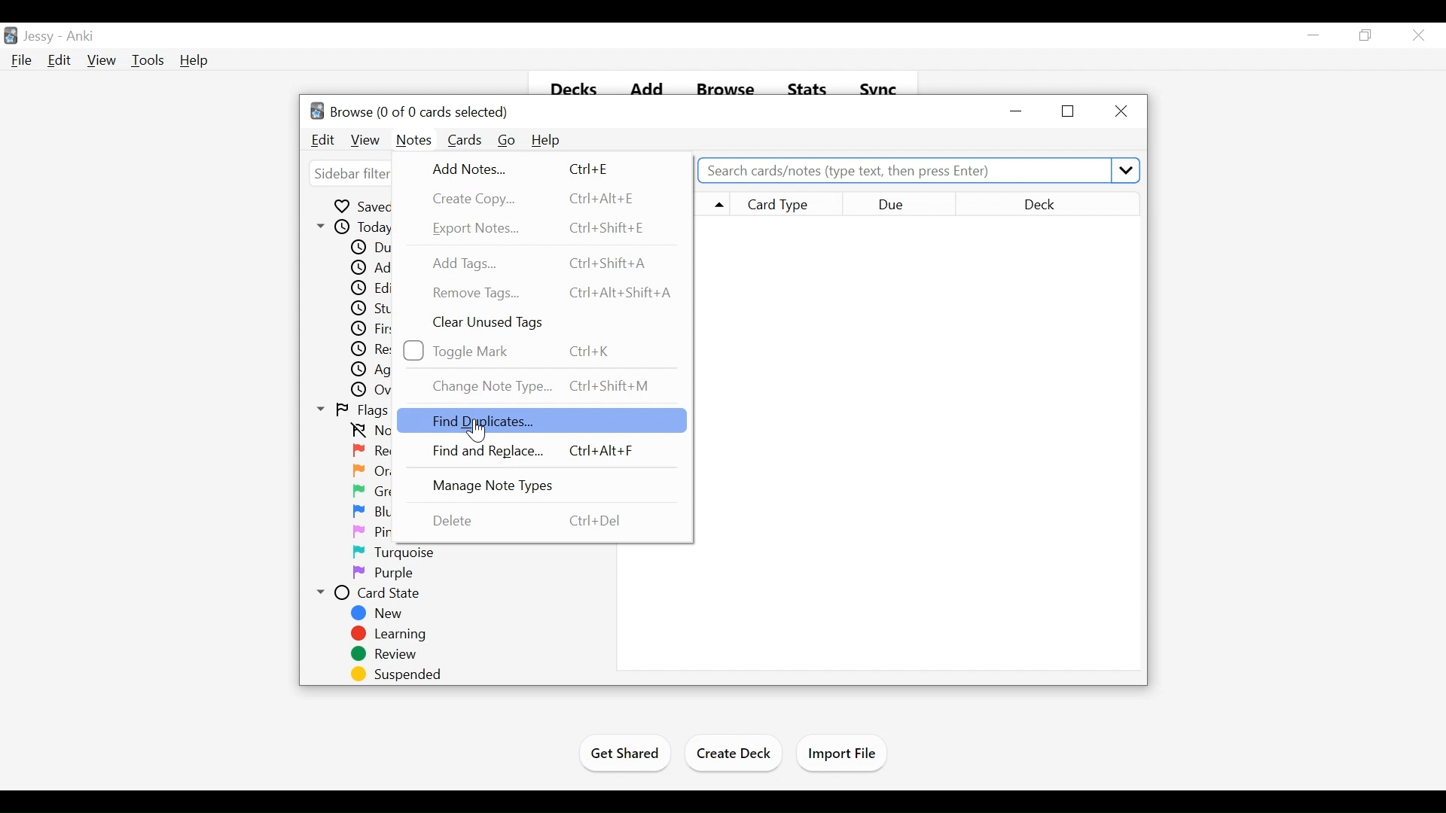  I want to click on Edit, so click(324, 140).